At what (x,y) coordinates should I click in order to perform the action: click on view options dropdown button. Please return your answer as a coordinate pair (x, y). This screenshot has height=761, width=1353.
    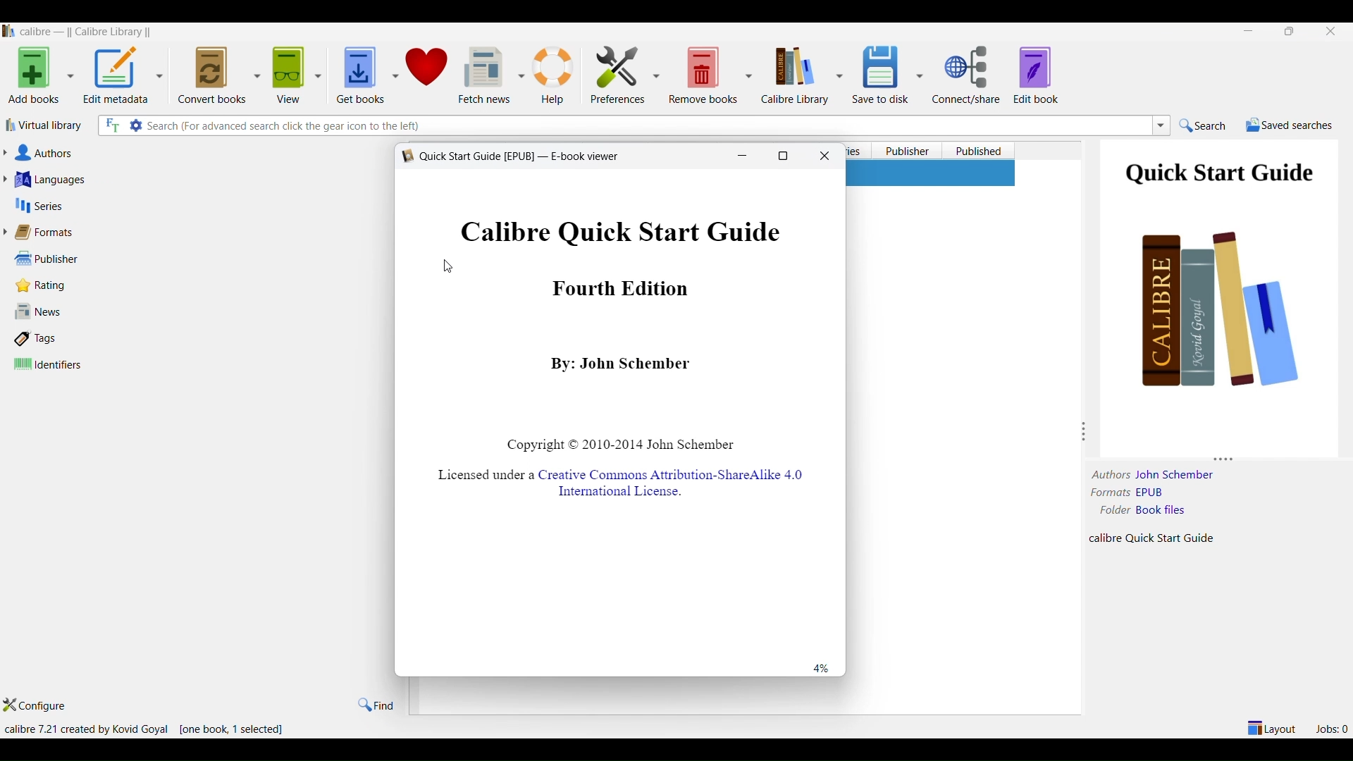
    Looking at the image, I should click on (323, 75).